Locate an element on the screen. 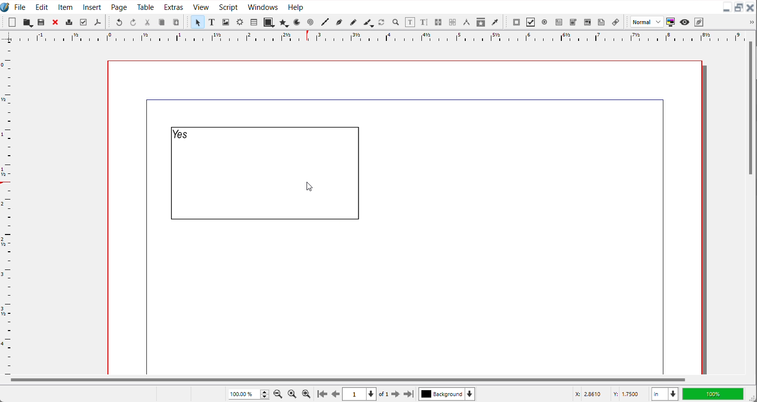 Image resolution: width=757 pixels, height=402 pixels. Open is located at coordinates (42, 23).